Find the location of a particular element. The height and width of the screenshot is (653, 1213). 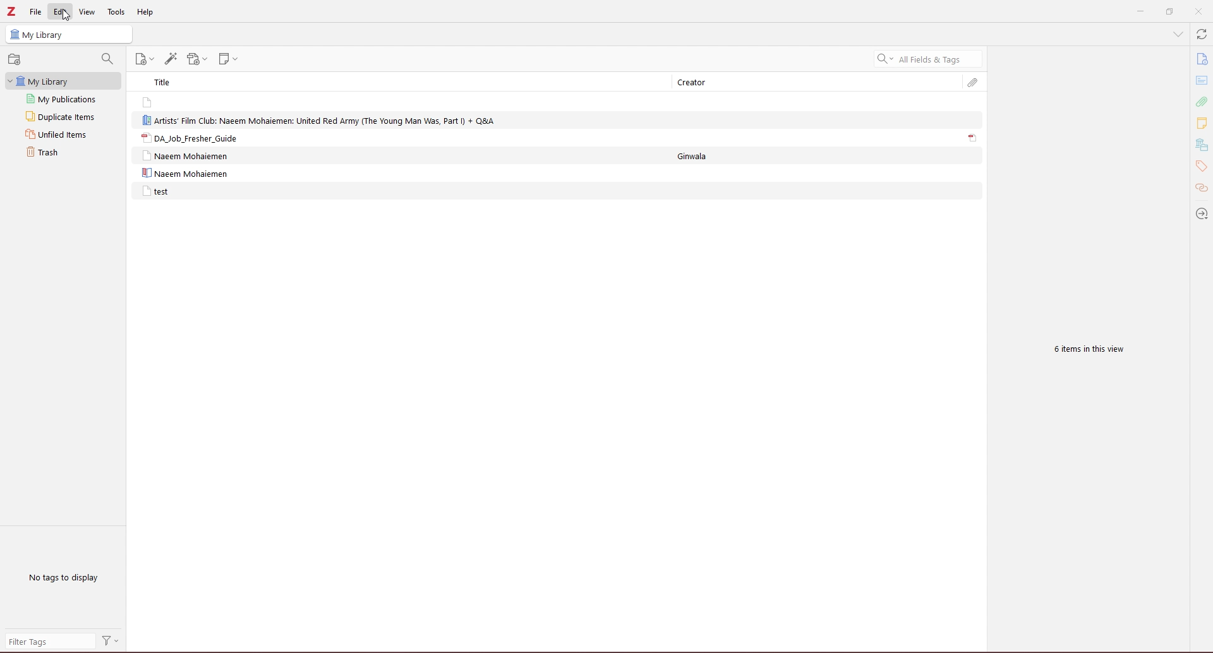

search bar is located at coordinates (928, 59).